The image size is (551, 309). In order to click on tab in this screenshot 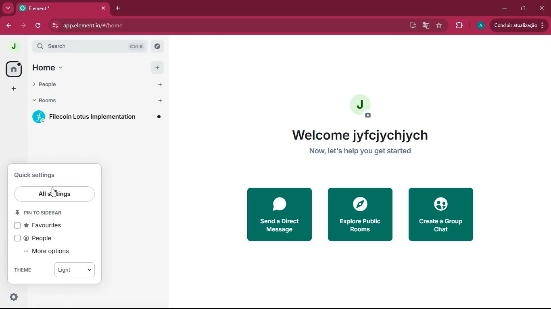, I will do `click(62, 8)`.